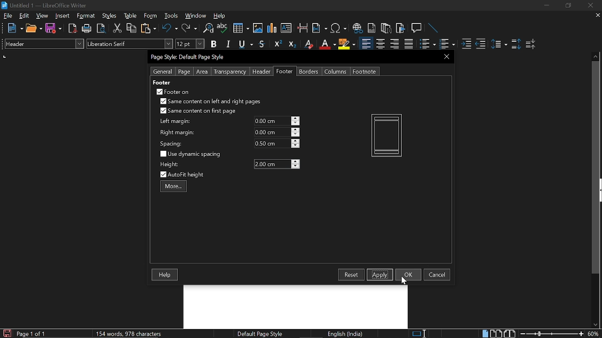 Image resolution: width=602 pixels, height=338 pixels. Describe the element at coordinates (296, 130) in the screenshot. I see `increase right margin` at that location.